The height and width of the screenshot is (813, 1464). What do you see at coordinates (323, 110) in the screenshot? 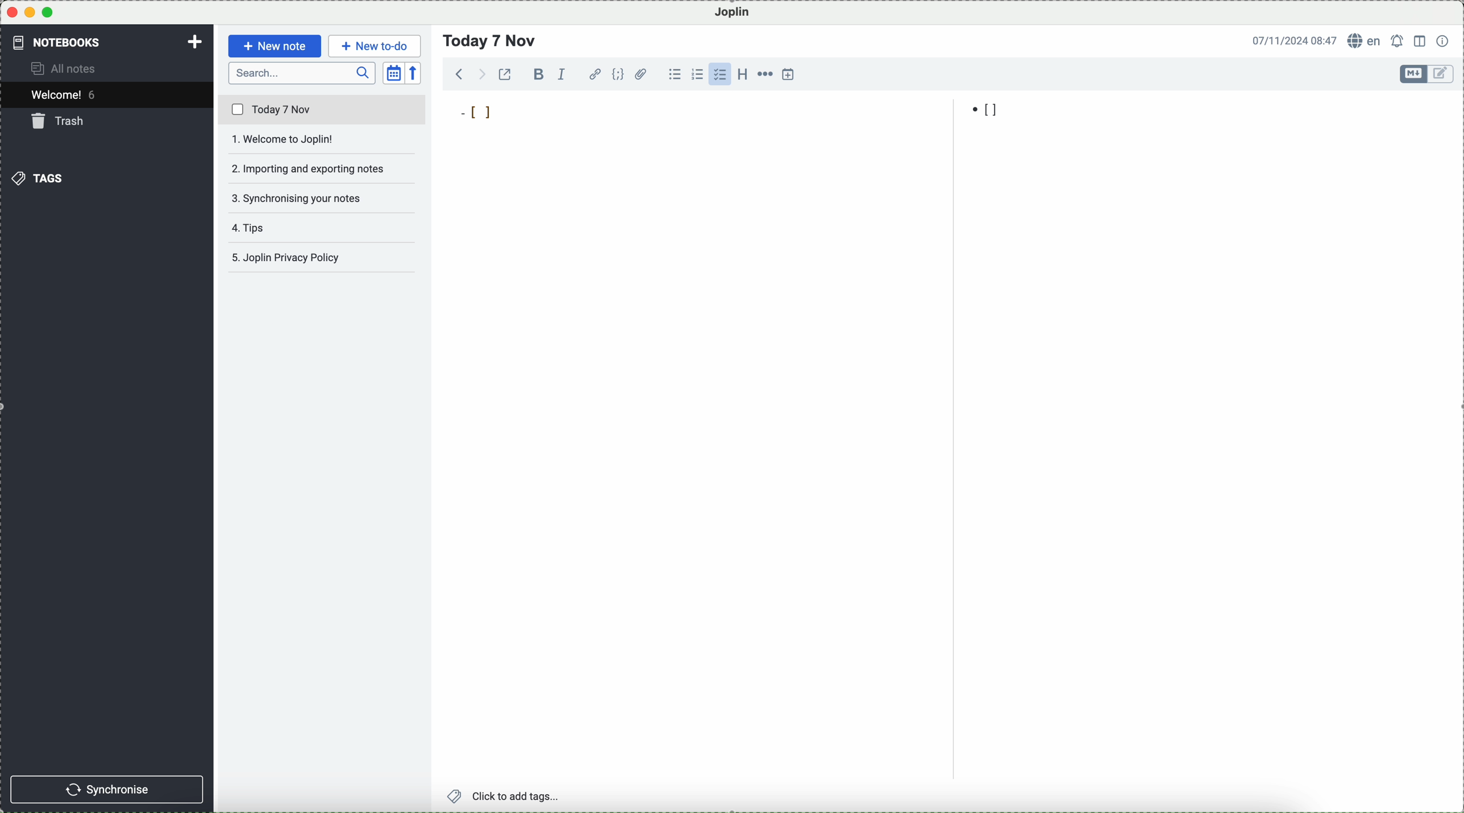
I see `today 7 nov` at bounding box center [323, 110].